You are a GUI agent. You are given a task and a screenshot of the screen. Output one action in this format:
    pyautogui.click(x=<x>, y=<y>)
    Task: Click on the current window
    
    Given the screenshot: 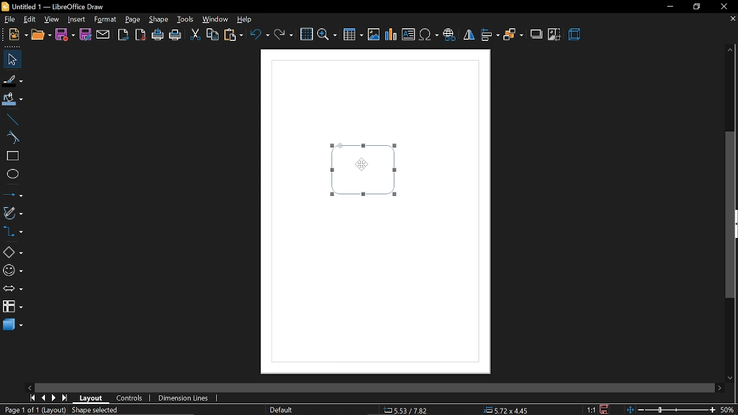 What is the action you would take?
    pyautogui.click(x=52, y=6)
    